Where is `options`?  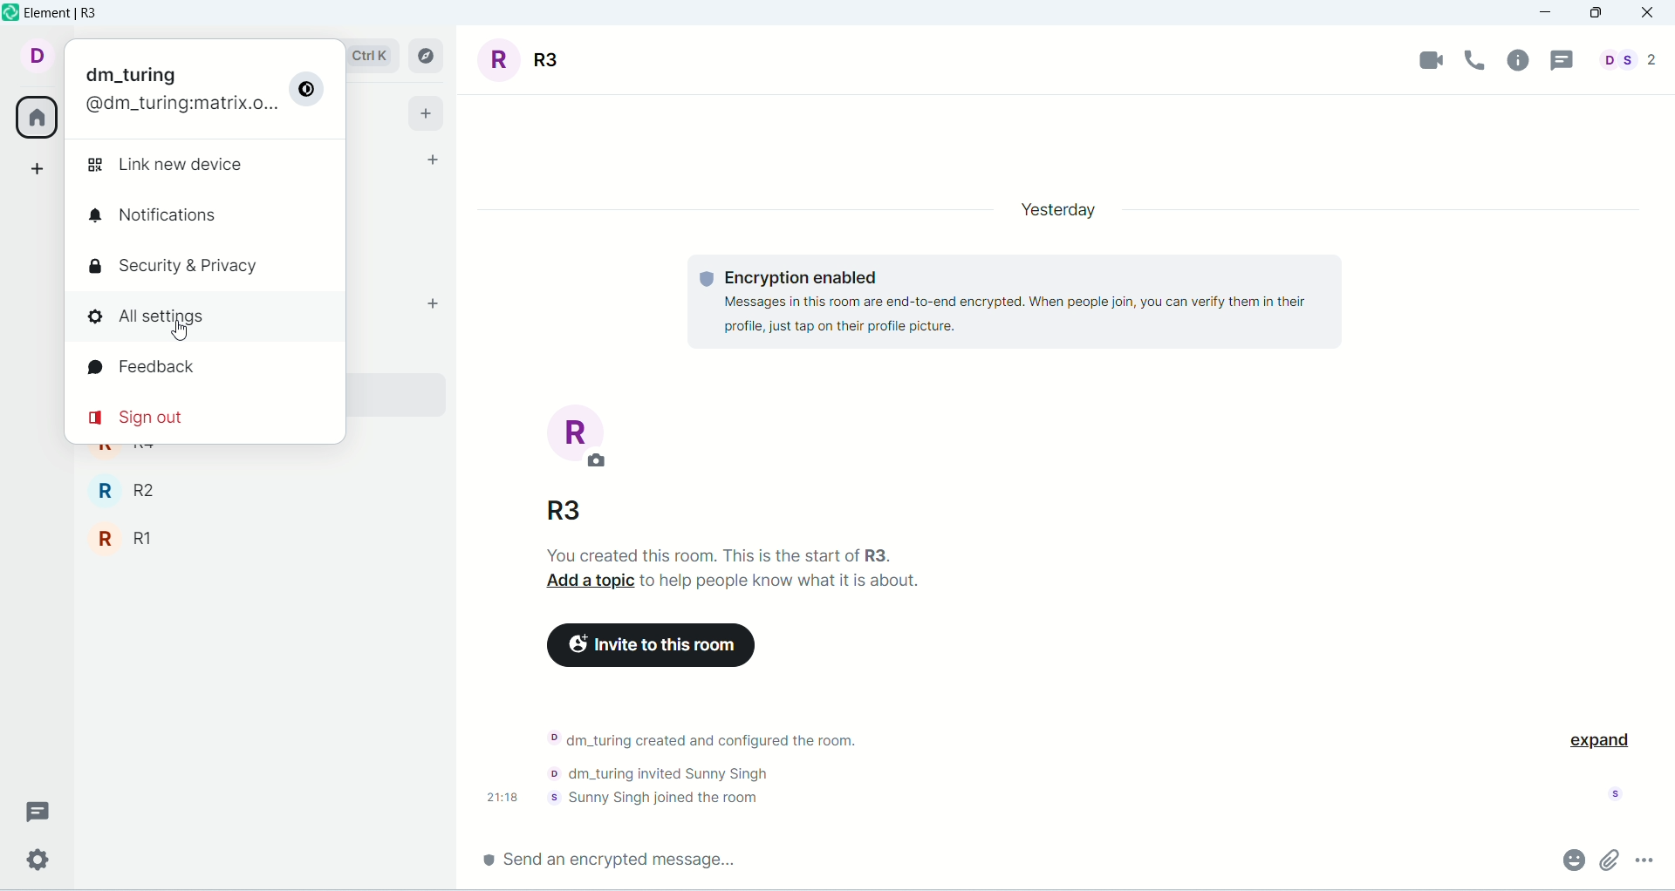 options is located at coordinates (1643, 858).